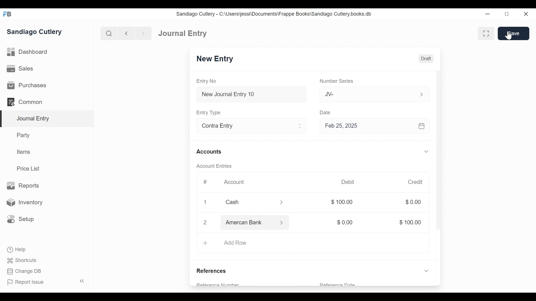 The image size is (536, 301). Describe the element at coordinates (488, 14) in the screenshot. I see `Minimize` at that location.